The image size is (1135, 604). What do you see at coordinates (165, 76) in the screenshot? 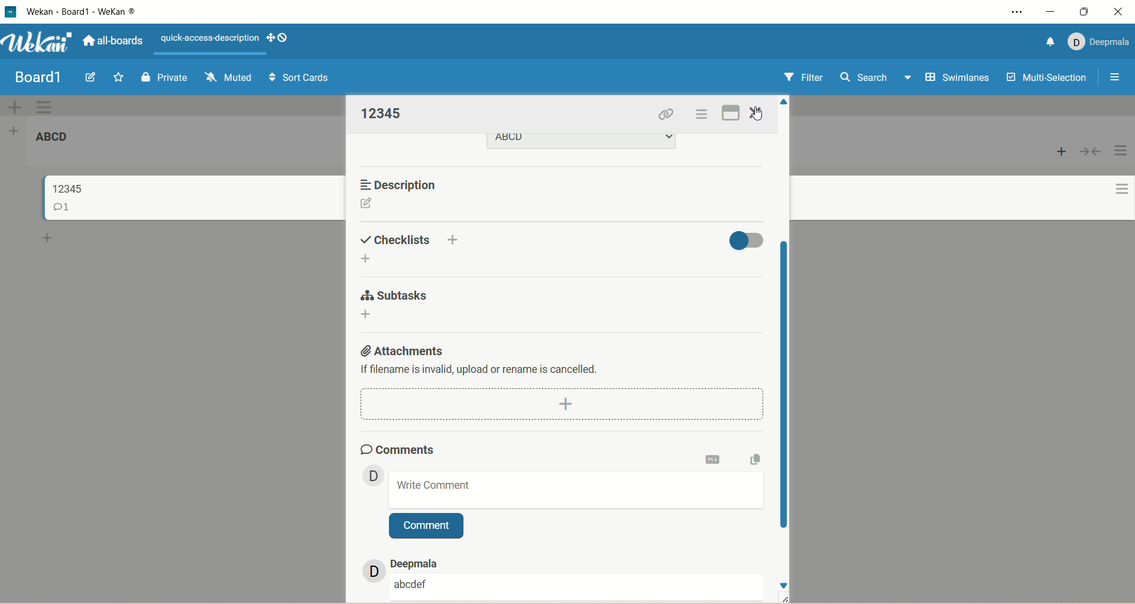
I see `private` at bounding box center [165, 76].